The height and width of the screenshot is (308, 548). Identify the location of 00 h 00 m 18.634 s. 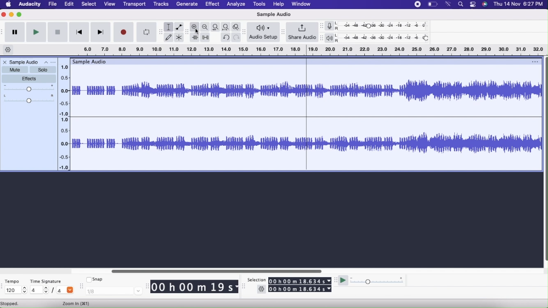
(301, 280).